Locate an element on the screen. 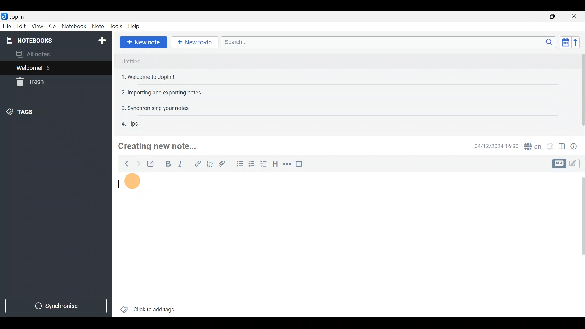 Image resolution: width=585 pixels, height=329 pixels. Synchronise is located at coordinates (55, 306).